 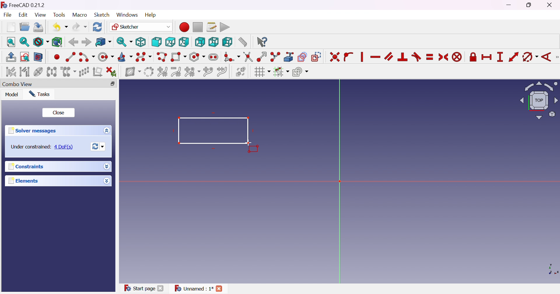 I want to click on Windows, so click(x=127, y=15).